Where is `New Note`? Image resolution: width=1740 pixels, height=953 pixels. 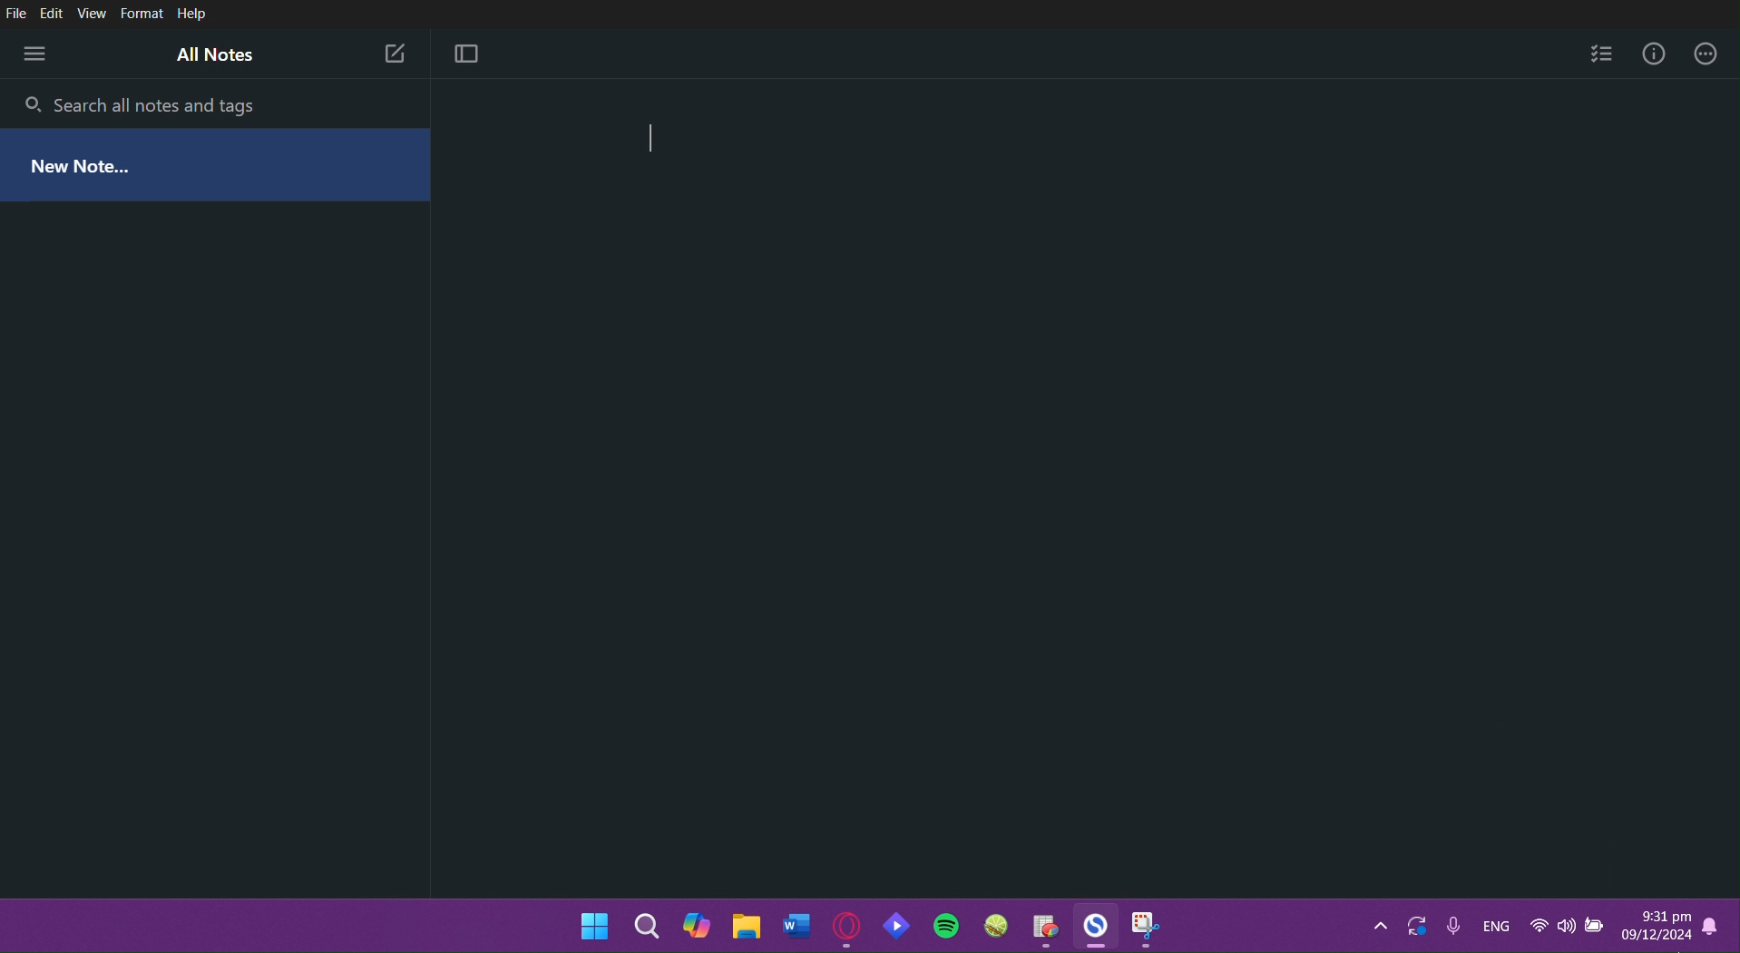 New Note is located at coordinates (392, 51).